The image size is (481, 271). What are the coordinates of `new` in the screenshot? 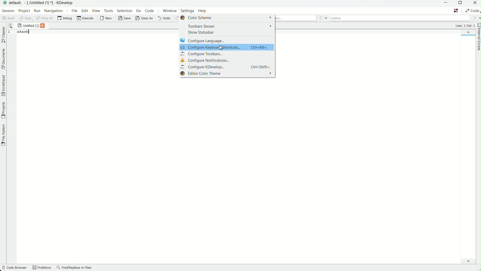 It's located at (106, 19).